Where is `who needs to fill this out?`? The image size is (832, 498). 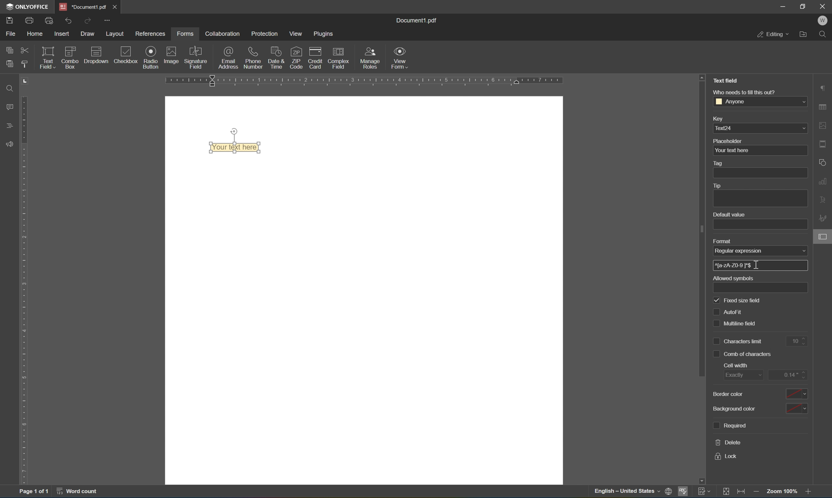 who needs to fill this out? is located at coordinates (744, 92).